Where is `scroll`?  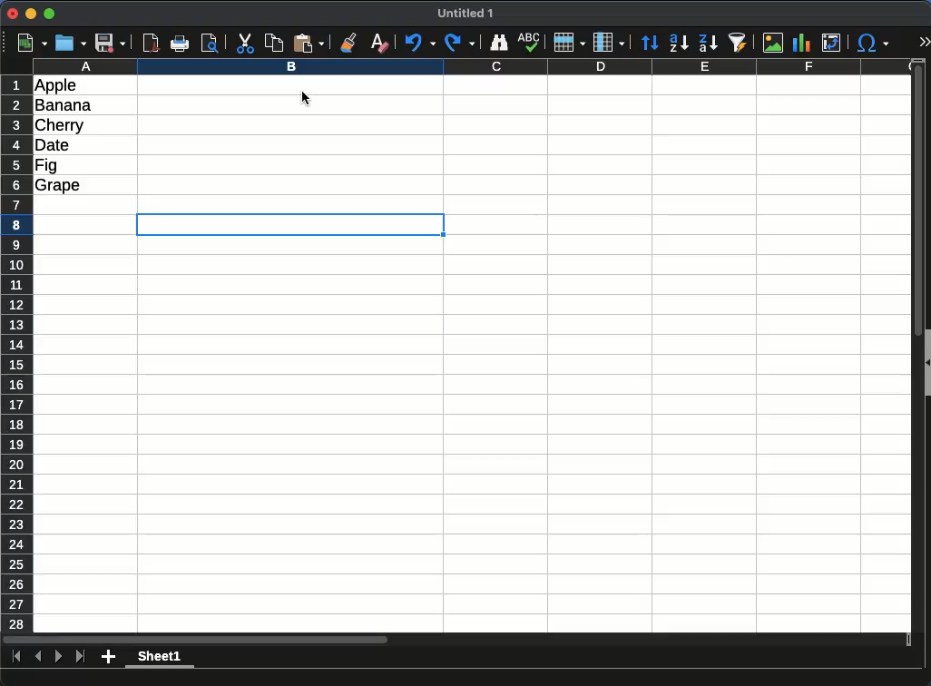 scroll is located at coordinates (456, 640).